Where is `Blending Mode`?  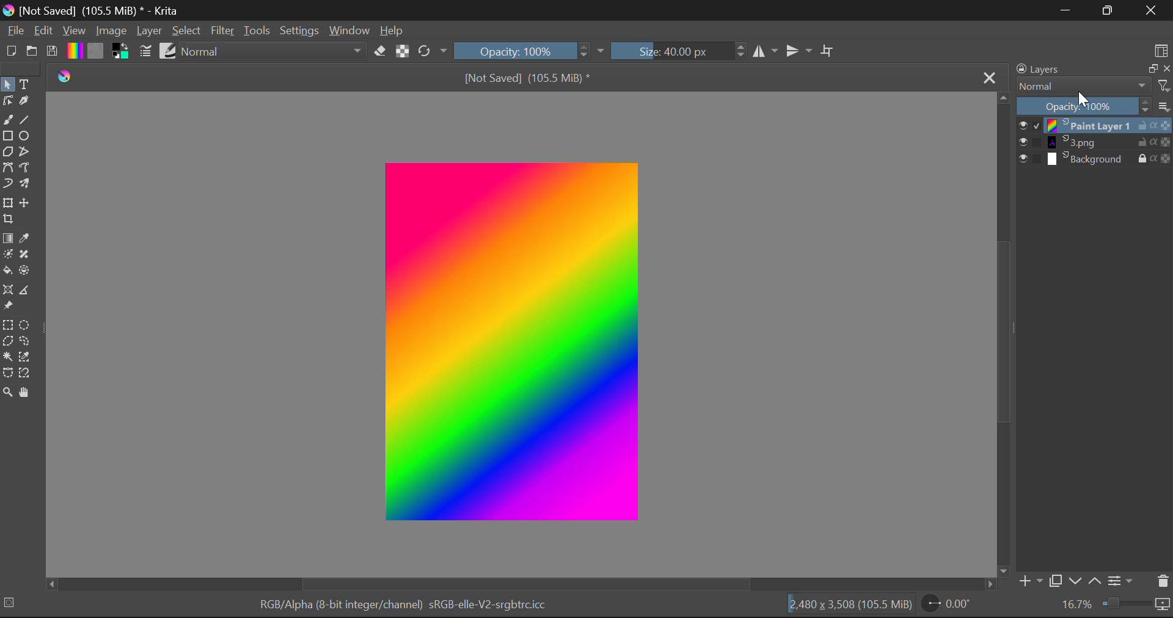
Blending Mode is located at coordinates (1095, 85).